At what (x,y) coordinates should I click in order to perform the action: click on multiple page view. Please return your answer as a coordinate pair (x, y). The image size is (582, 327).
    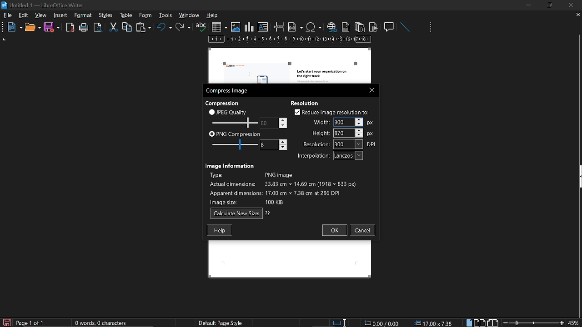
    Looking at the image, I should click on (480, 323).